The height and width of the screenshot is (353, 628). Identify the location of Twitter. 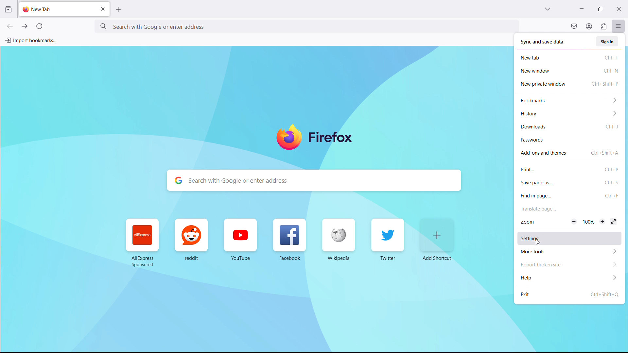
(387, 239).